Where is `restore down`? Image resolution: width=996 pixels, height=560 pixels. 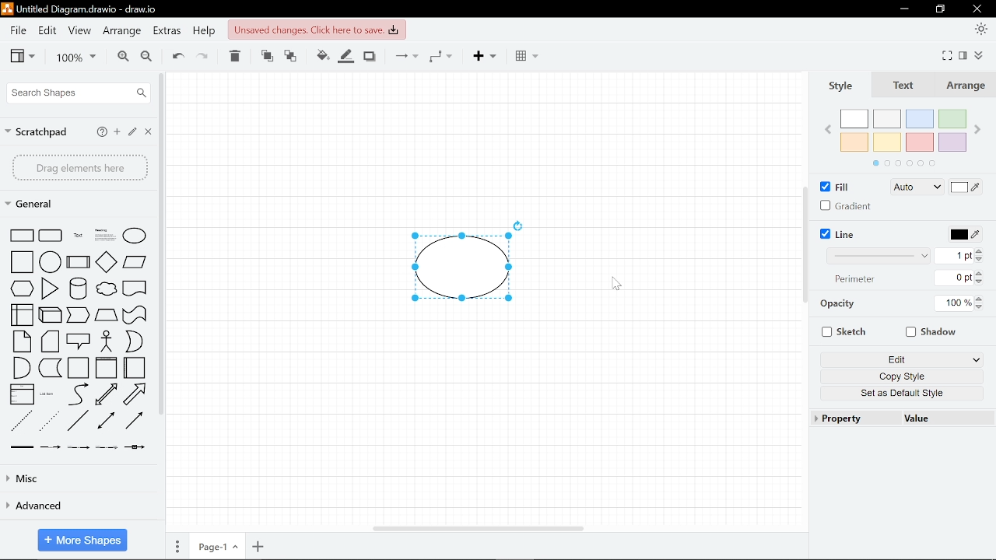
restore down is located at coordinates (940, 9).